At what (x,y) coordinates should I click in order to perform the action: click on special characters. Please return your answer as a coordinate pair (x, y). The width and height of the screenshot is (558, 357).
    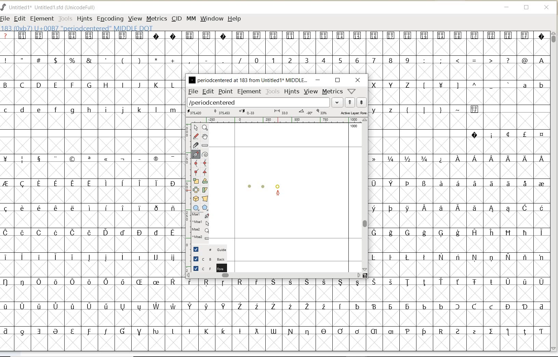
    Looking at the image, I should click on (364, 309).